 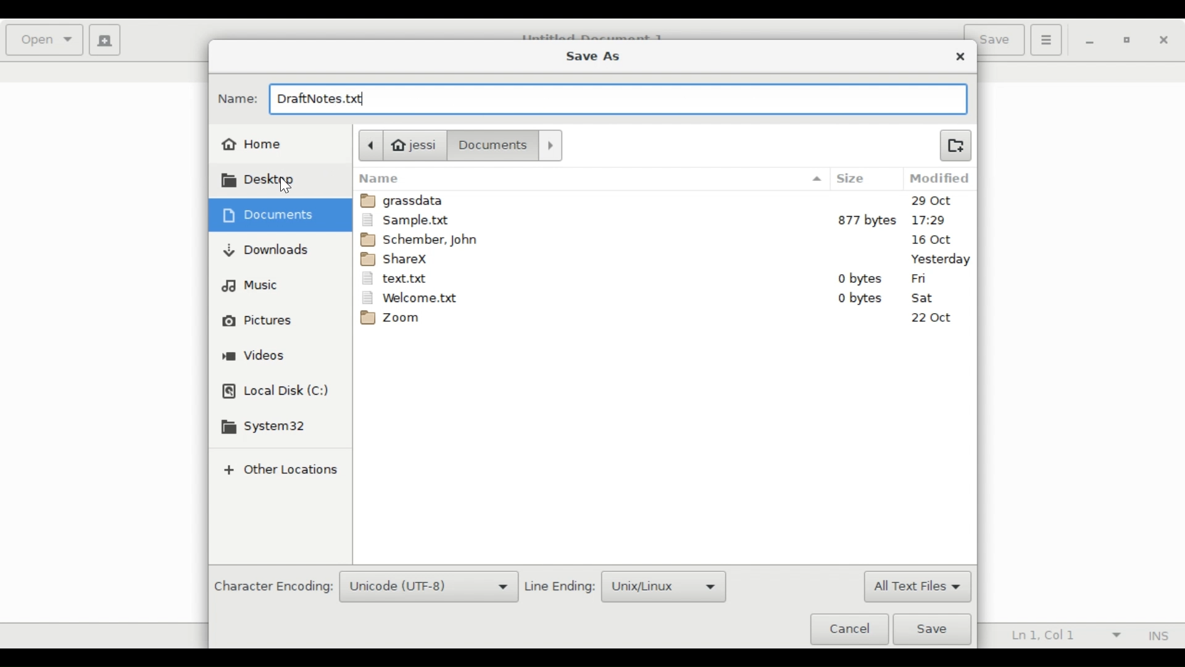 What do you see at coordinates (267, 250) in the screenshot?
I see `Downloads` at bounding box center [267, 250].